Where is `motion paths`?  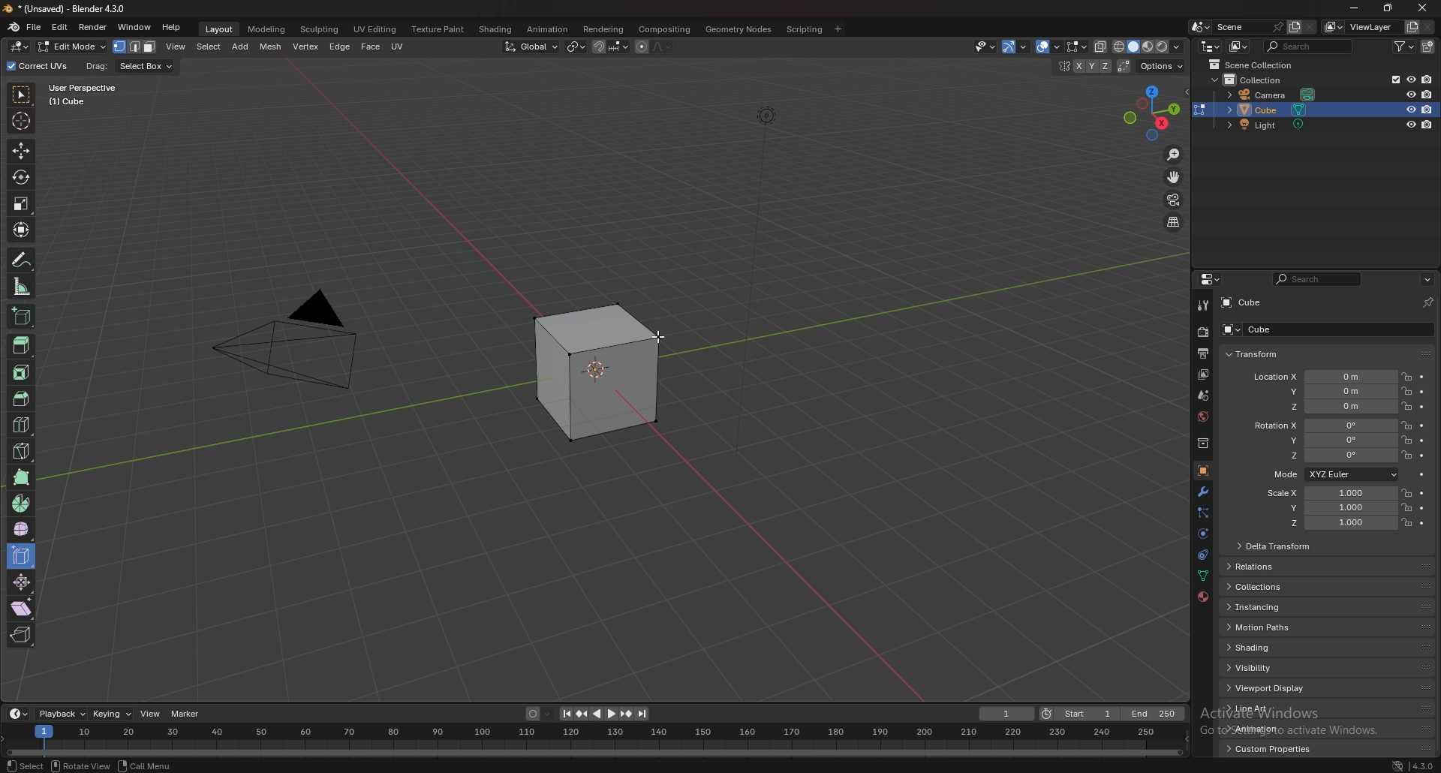 motion paths is located at coordinates (1262, 627).